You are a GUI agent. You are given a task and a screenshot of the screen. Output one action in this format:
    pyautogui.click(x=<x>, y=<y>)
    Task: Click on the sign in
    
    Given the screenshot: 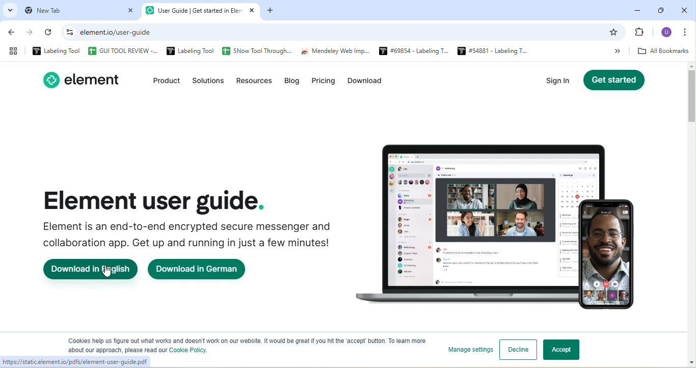 What is the action you would take?
    pyautogui.click(x=561, y=82)
    